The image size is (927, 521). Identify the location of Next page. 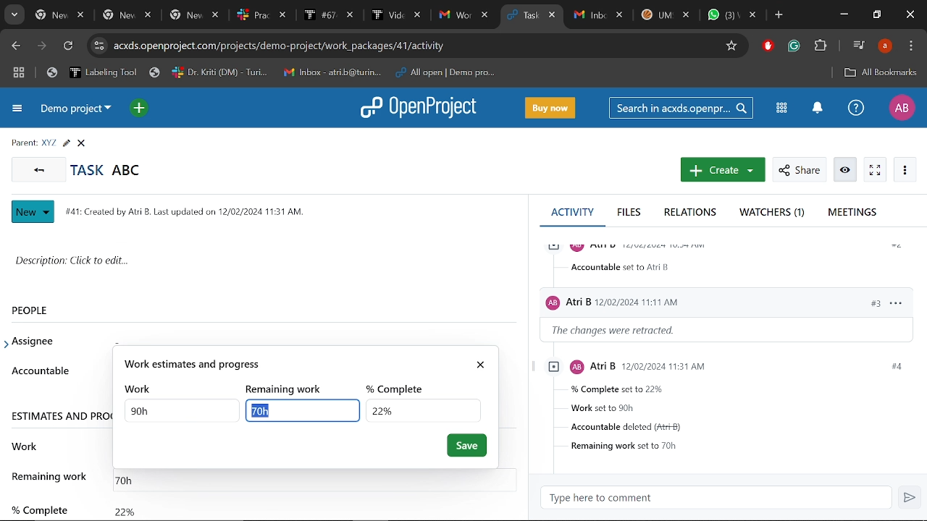
(44, 47).